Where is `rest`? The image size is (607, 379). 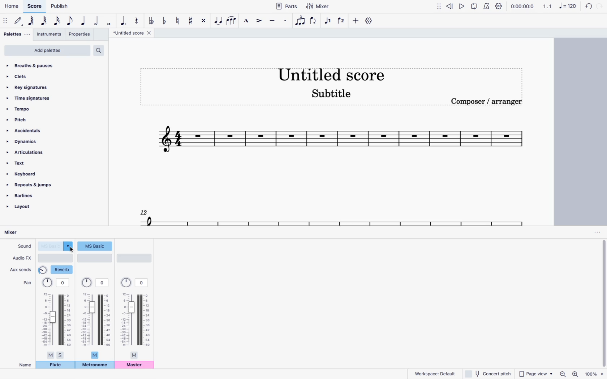
rest is located at coordinates (137, 19).